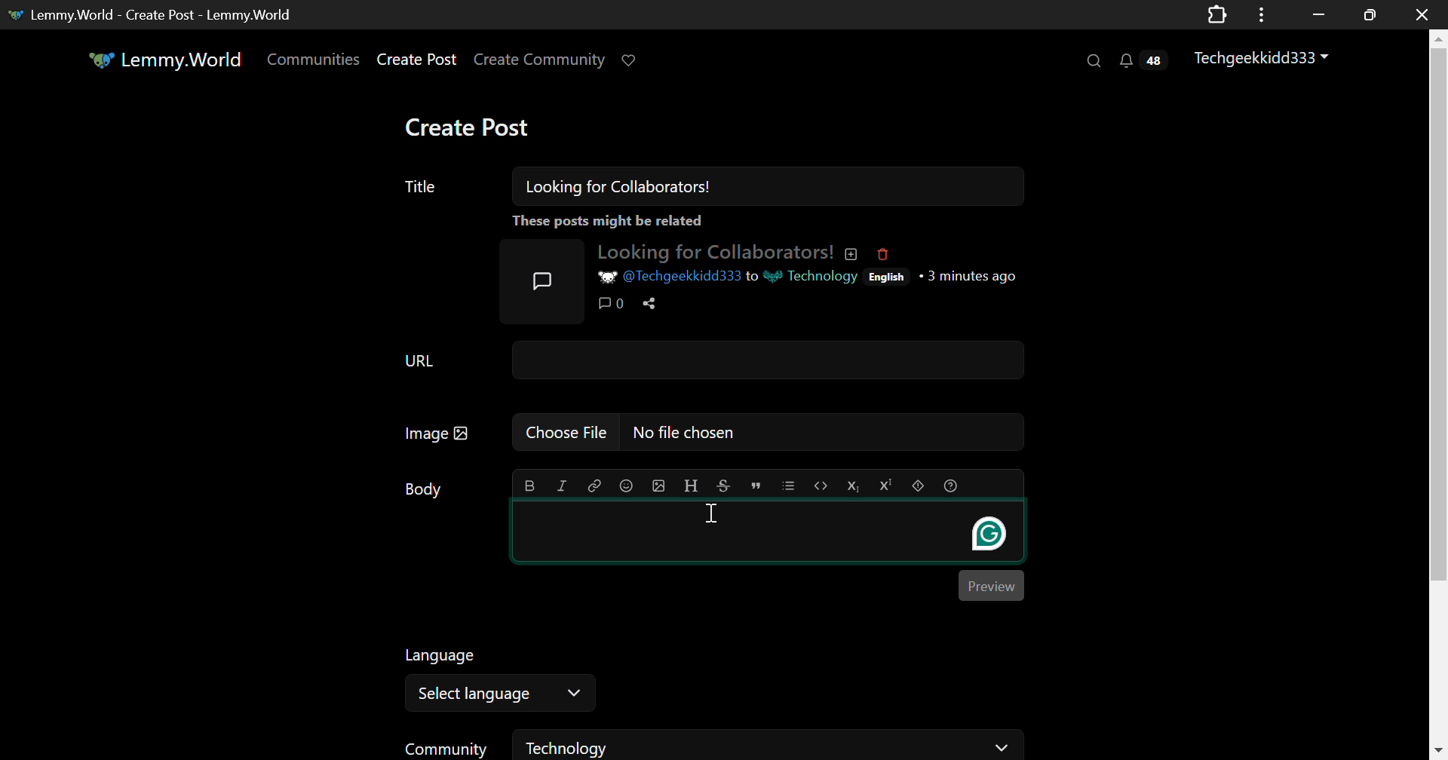 This screenshot has height=760, width=1448. Describe the element at coordinates (626, 486) in the screenshot. I see `emoji` at that location.